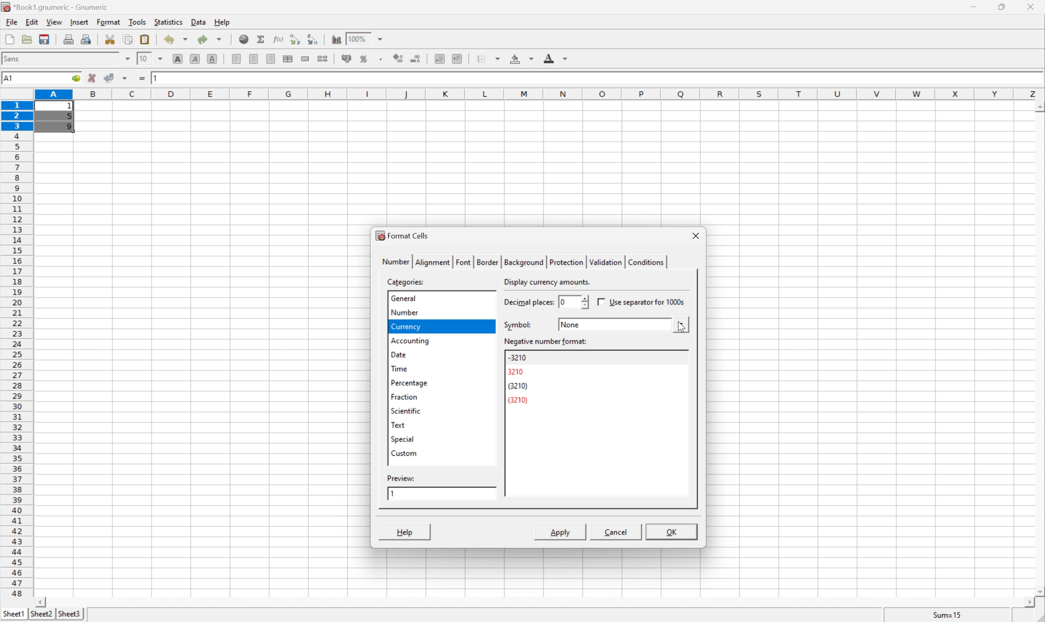  I want to click on drop down, so click(128, 58).